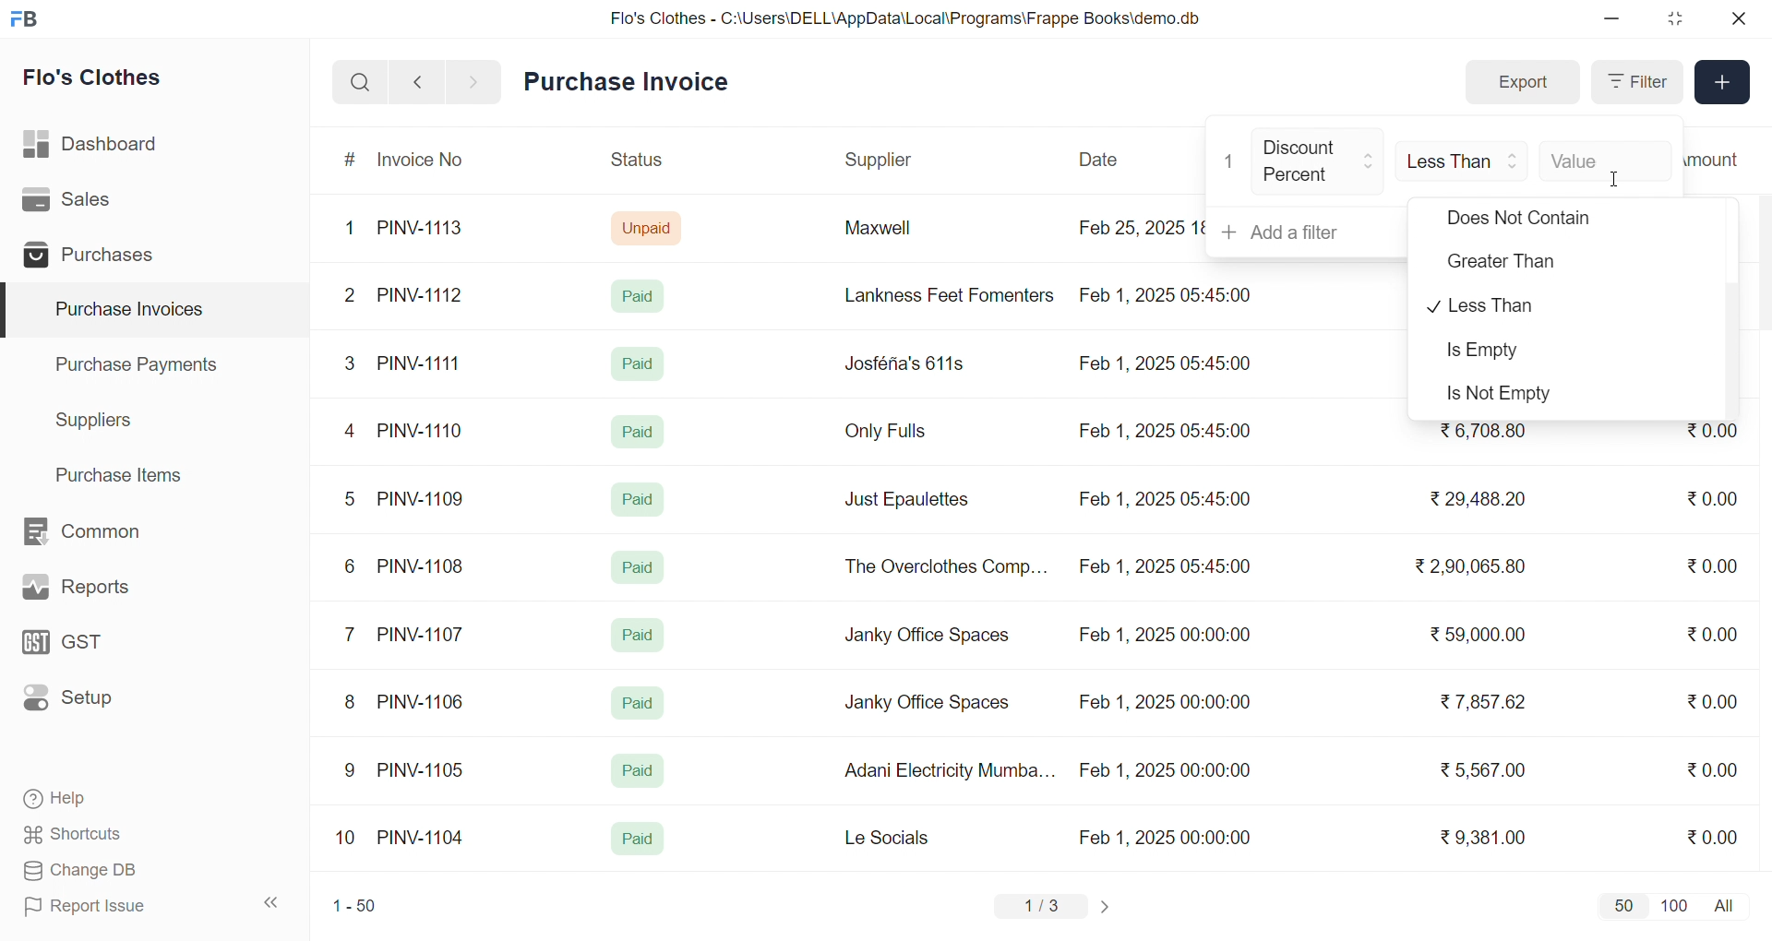  Describe the element at coordinates (350, 840) in the screenshot. I see `10` at that location.